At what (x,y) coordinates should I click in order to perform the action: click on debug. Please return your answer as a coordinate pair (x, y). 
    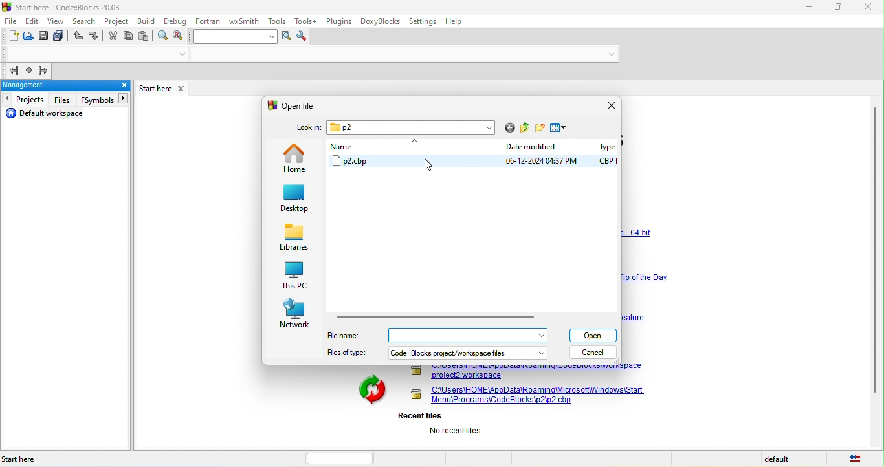
    Looking at the image, I should click on (176, 22).